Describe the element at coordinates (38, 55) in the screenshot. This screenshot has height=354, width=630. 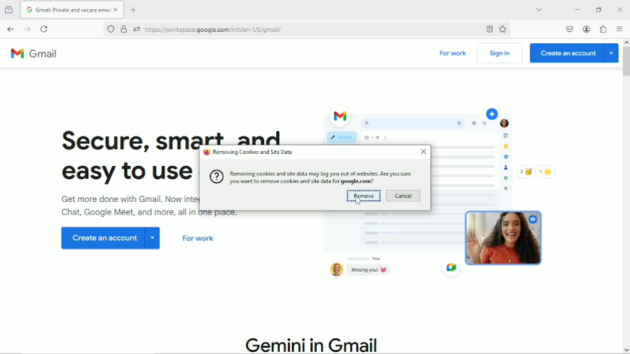
I see `Gmail` at that location.